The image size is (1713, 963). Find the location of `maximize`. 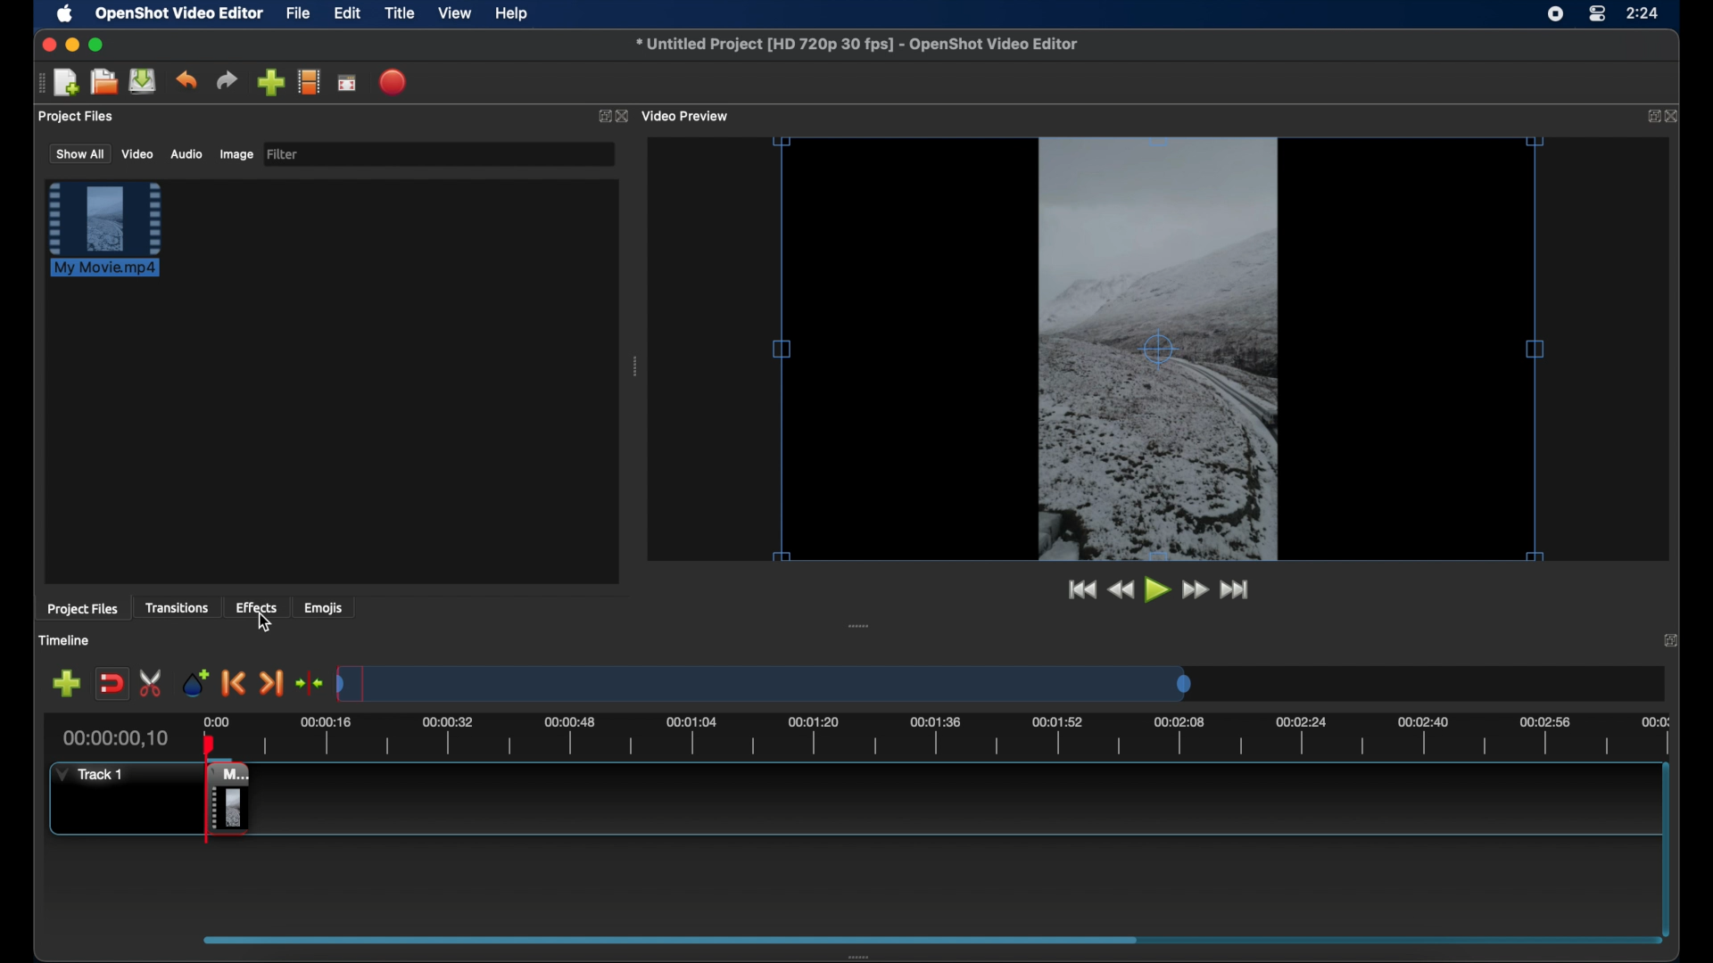

maximize is located at coordinates (98, 45).